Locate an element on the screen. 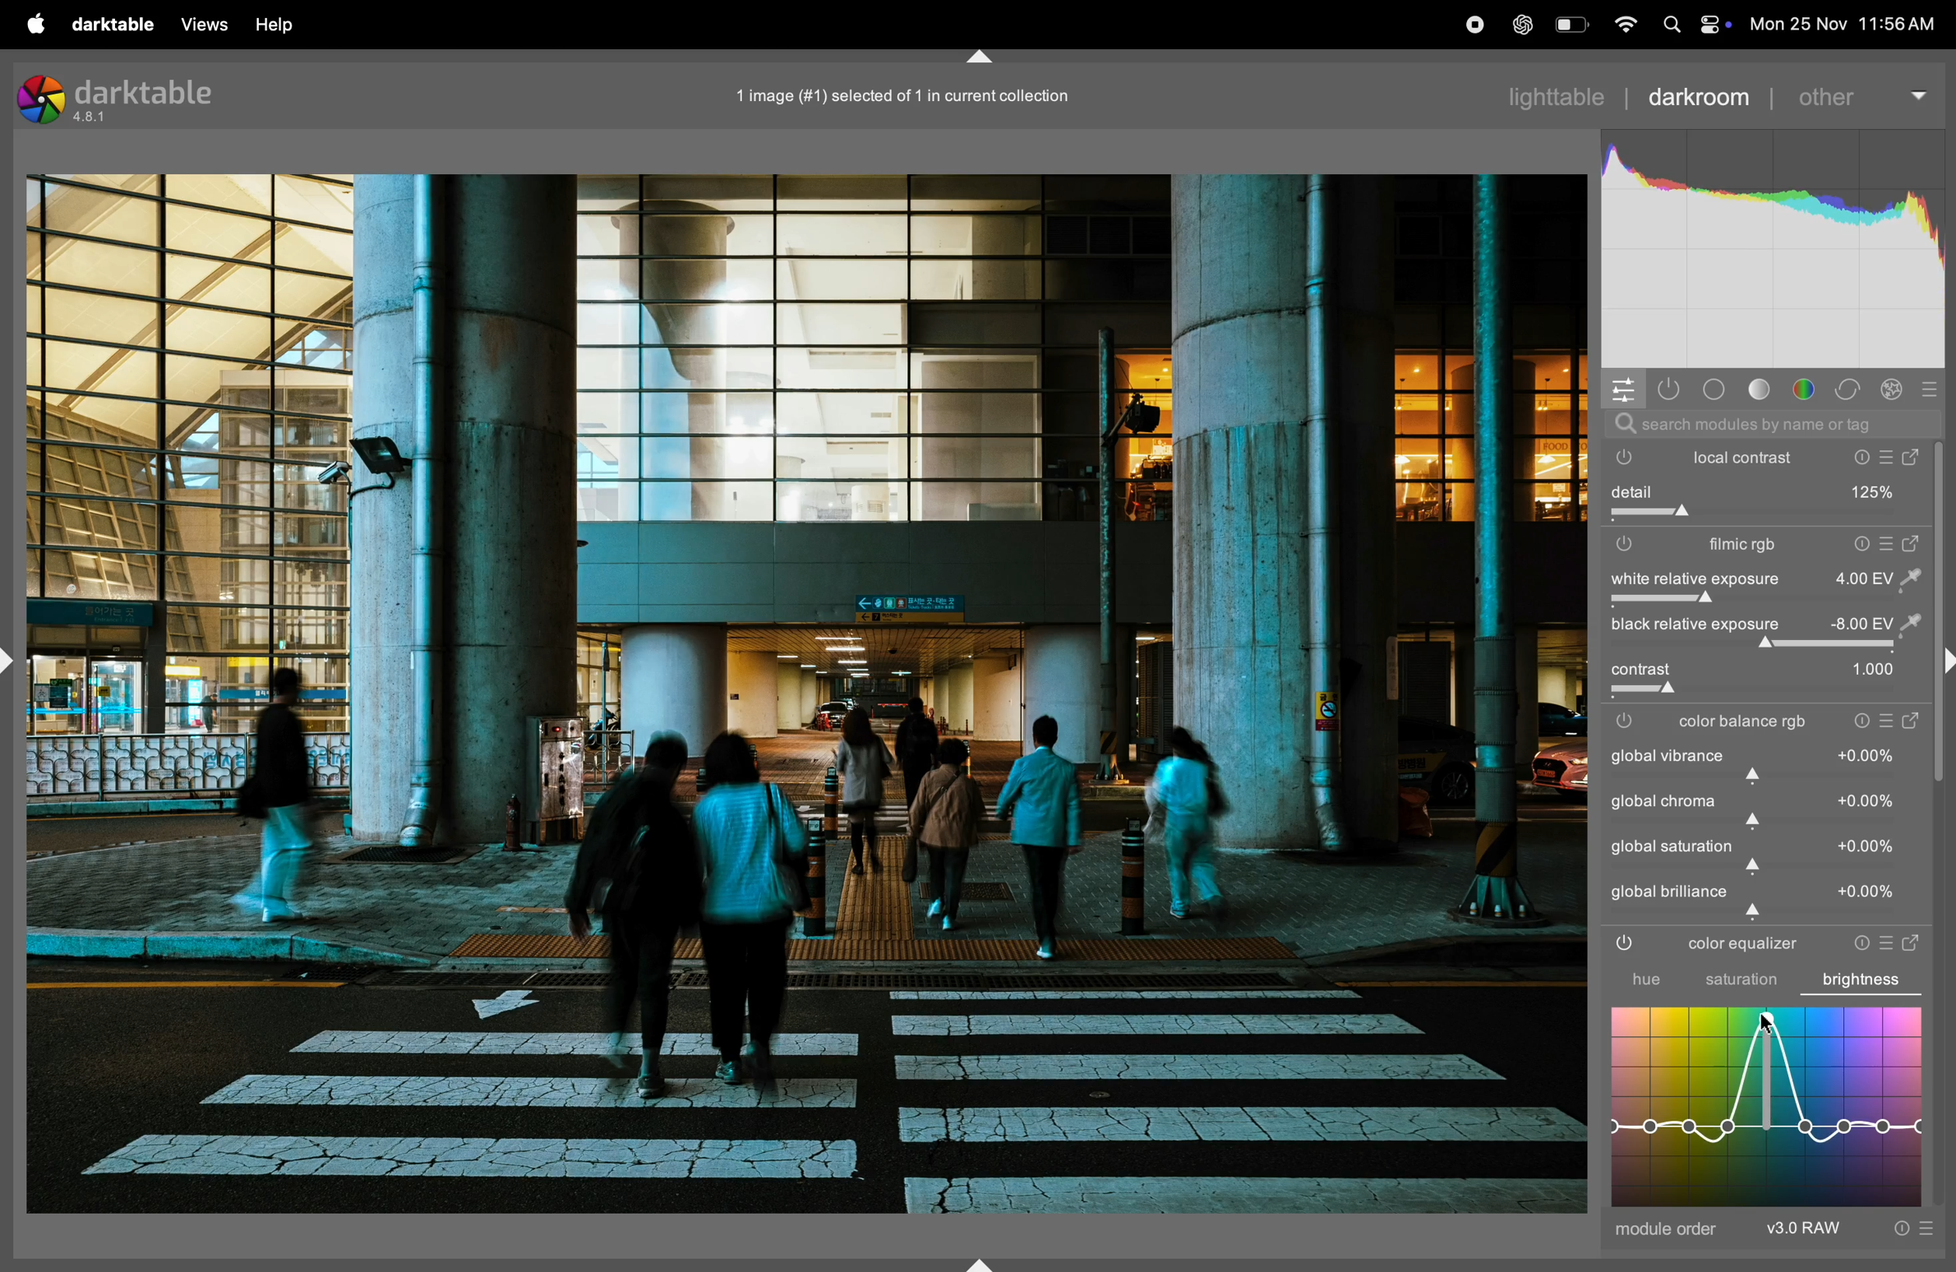  battery is located at coordinates (1570, 24).